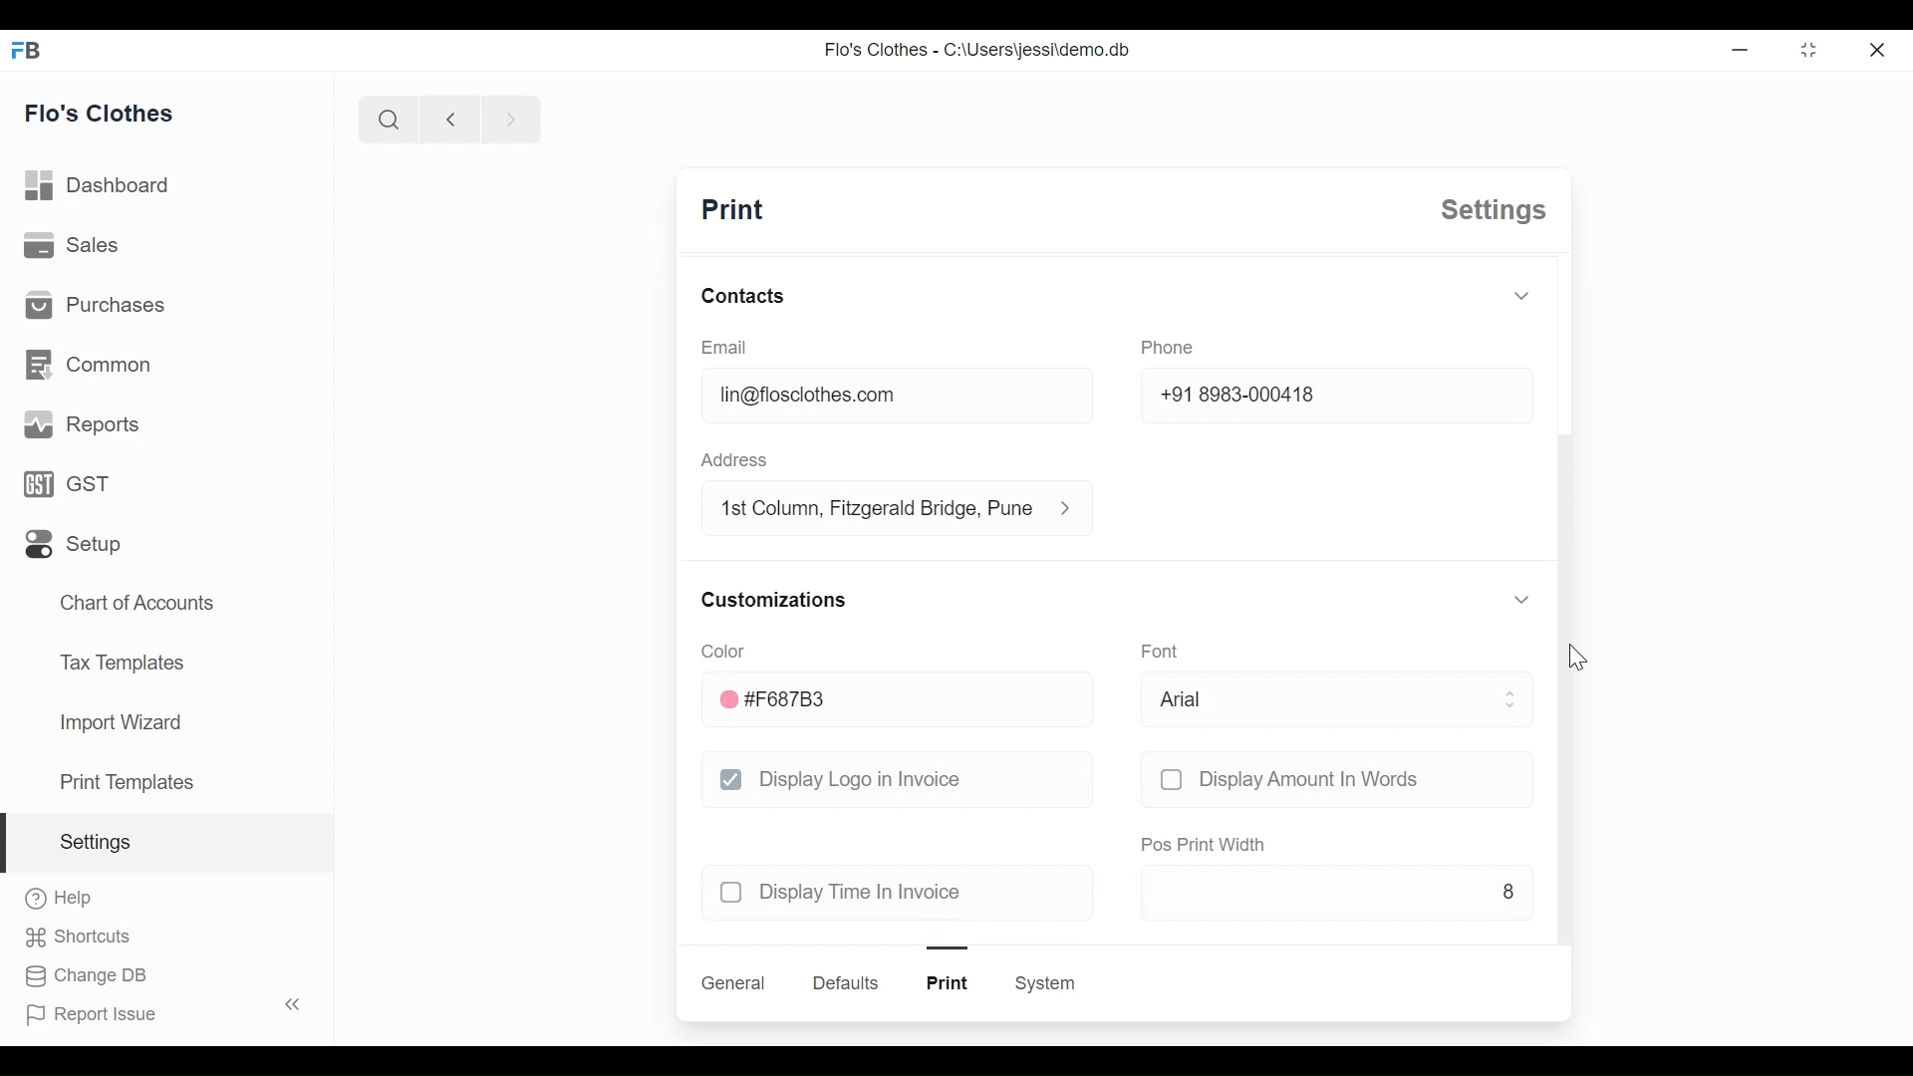 This screenshot has width=1913, height=1076. What do you see at coordinates (1044, 983) in the screenshot?
I see `system` at bounding box center [1044, 983].